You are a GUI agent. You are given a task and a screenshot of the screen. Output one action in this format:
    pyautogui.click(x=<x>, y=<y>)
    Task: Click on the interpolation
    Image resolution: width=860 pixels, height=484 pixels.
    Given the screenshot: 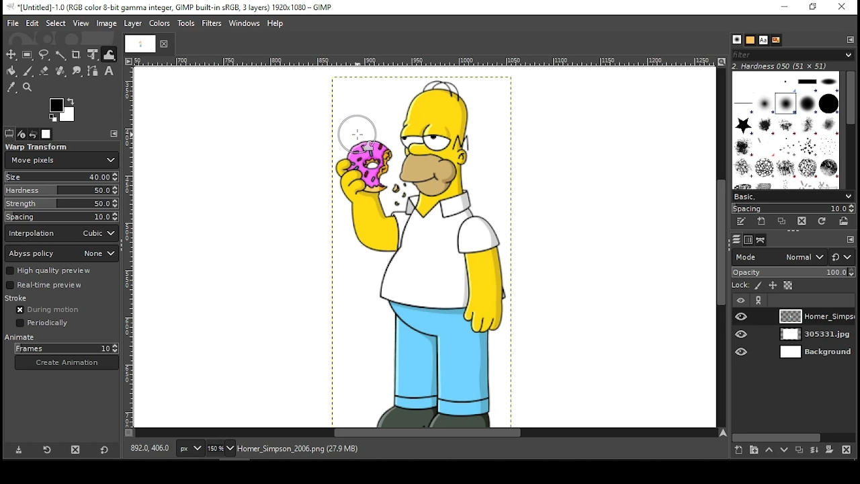 What is the action you would take?
    pyautogui.click(x=62, y=233)
    